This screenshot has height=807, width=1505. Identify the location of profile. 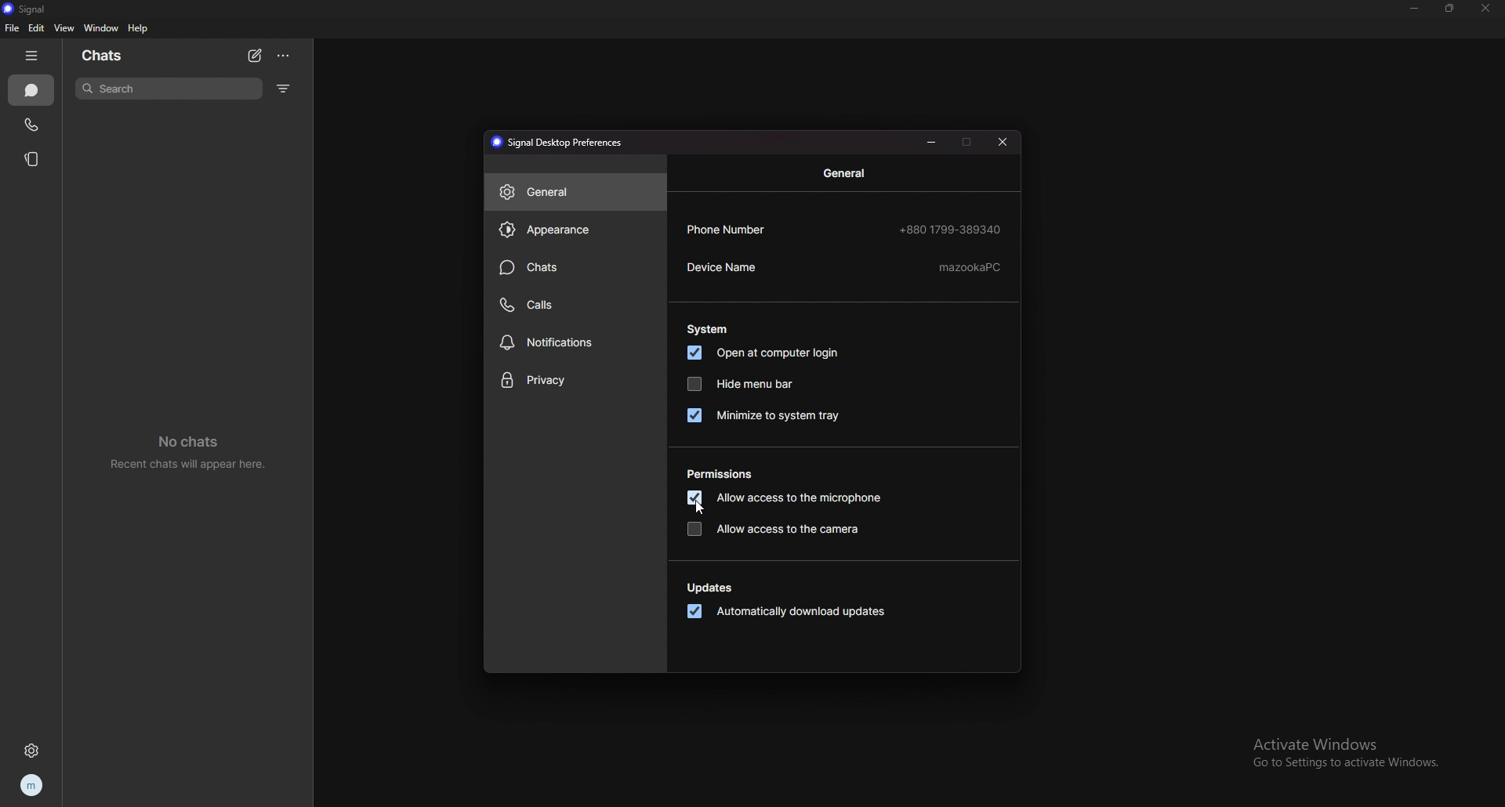
(31, 785).